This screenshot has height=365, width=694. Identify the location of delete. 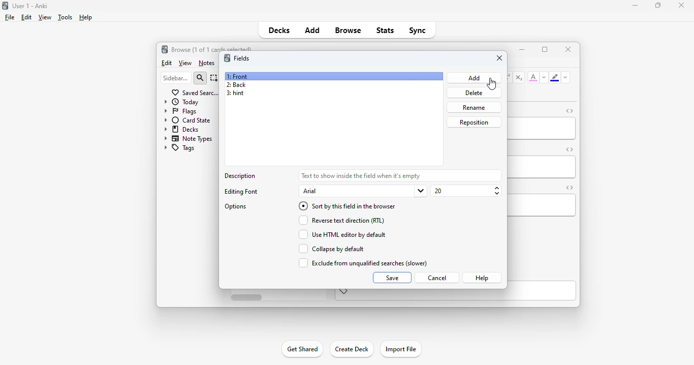
(474, 93).